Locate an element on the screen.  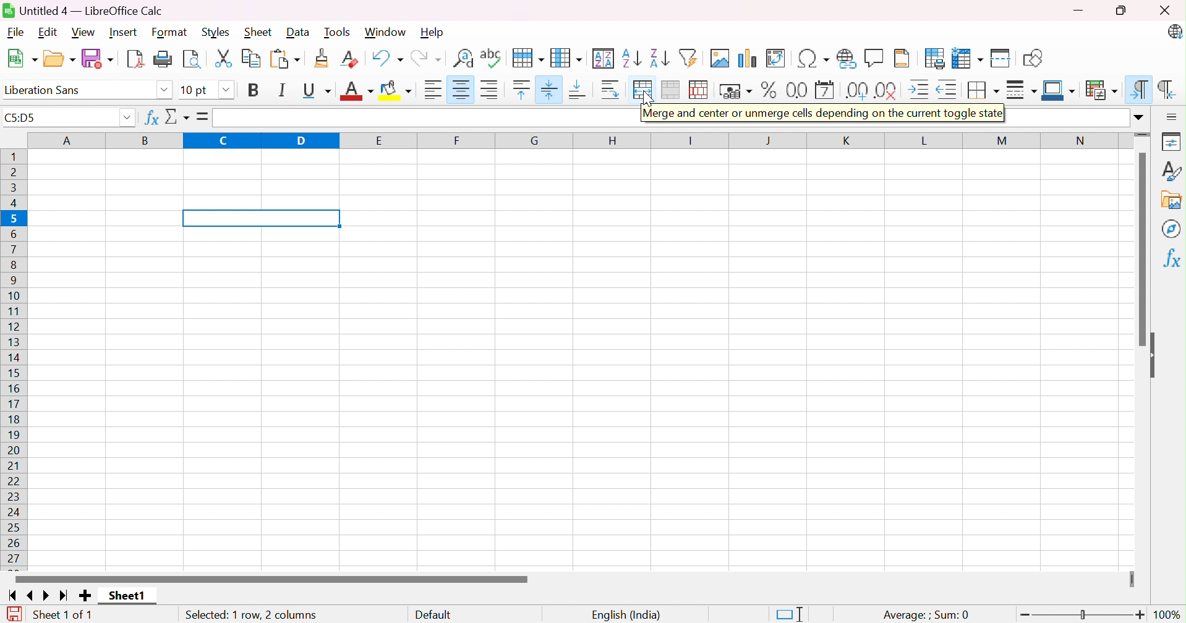
Freeze Rows and Columns is located at coordinates (968, 58).